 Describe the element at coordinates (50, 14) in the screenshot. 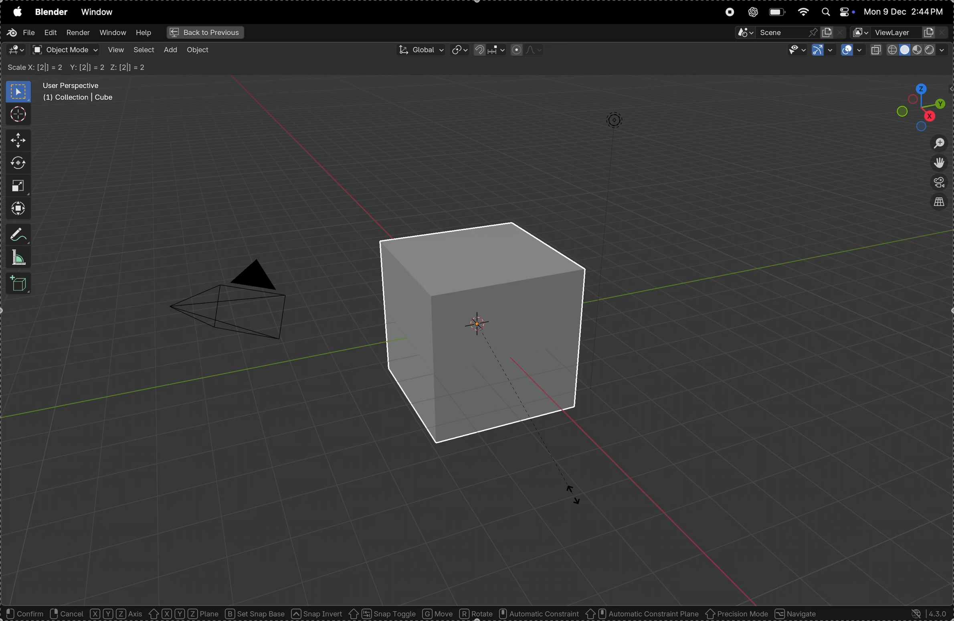

I see `blender` at that location.